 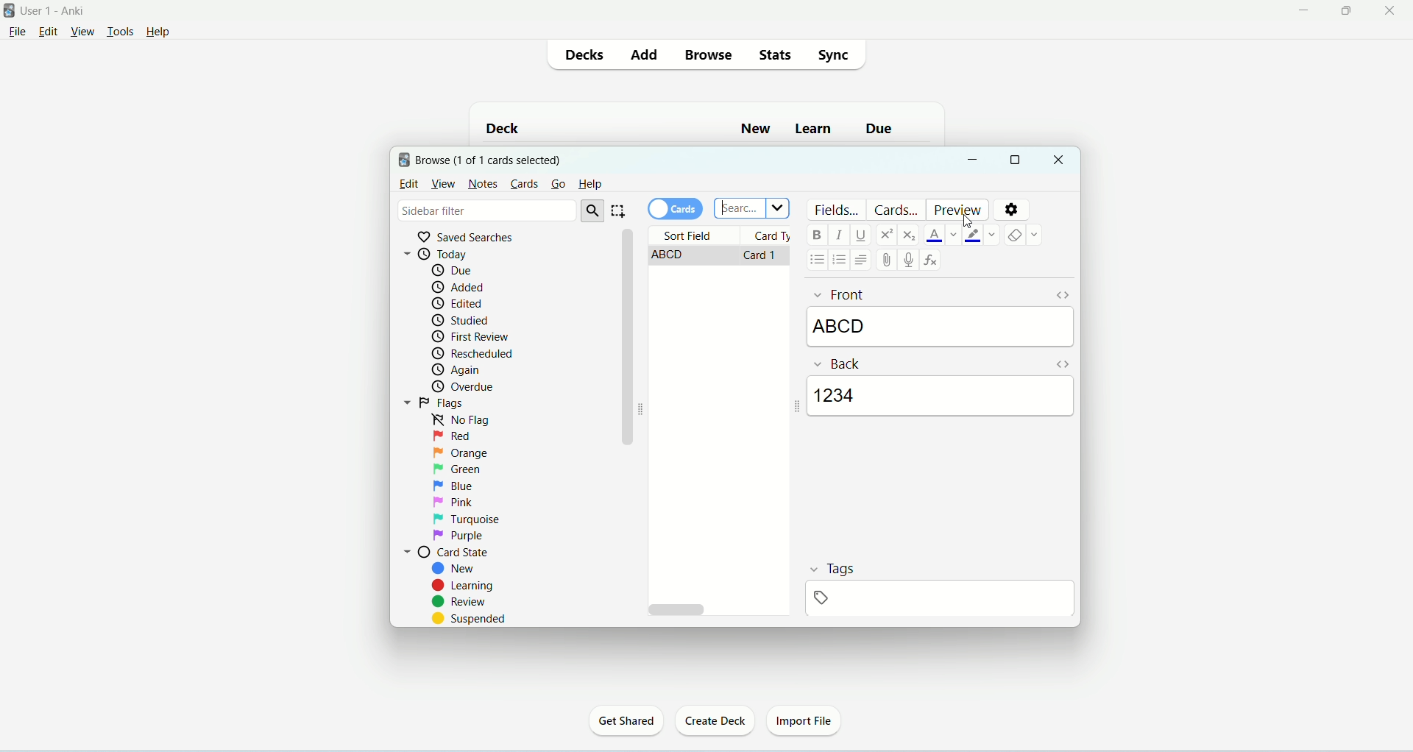 I want to click on text color, so click(x=943, y=235).